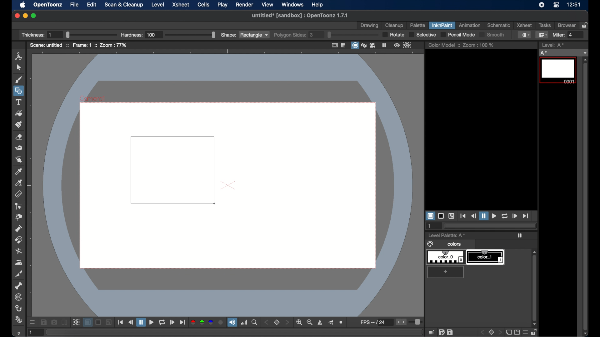  What do you see at coordinates (244, 35) in the screenshot?
I see `shape` at bounding box center [244, 35].